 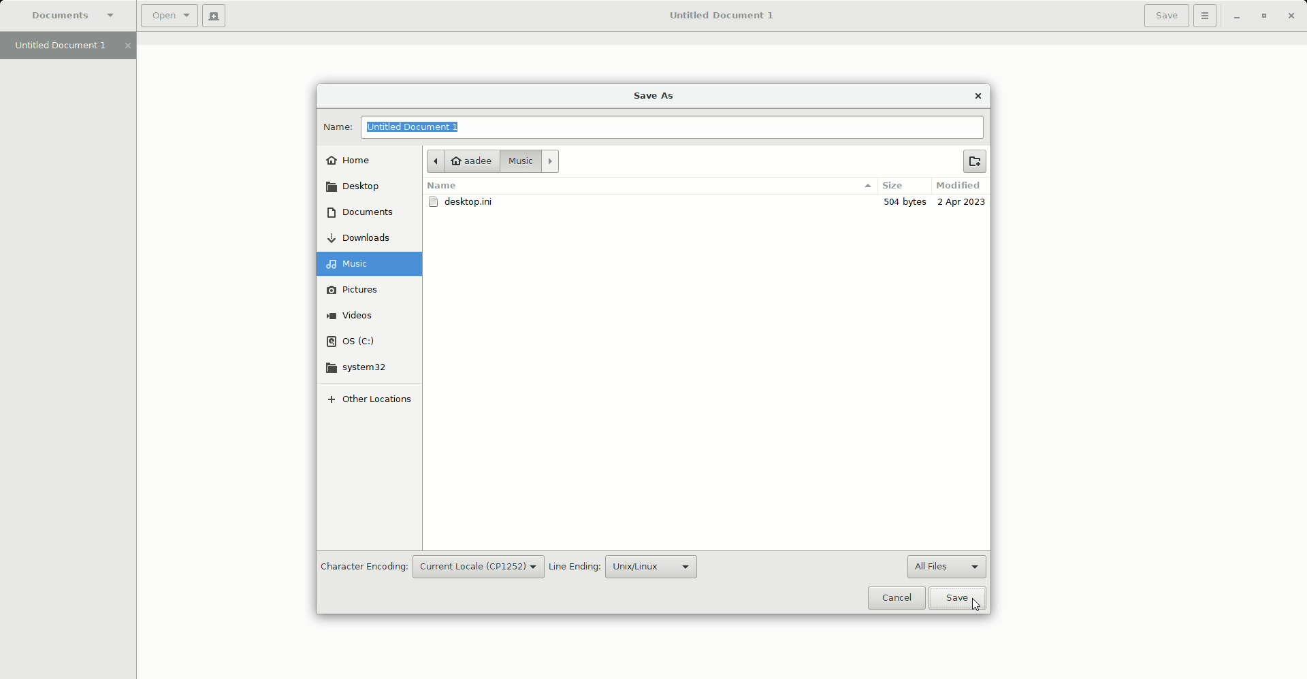 What do you see at coordinates (363, 212) in the screenshot?
I see `Documents` at bounding box center [363, 212].